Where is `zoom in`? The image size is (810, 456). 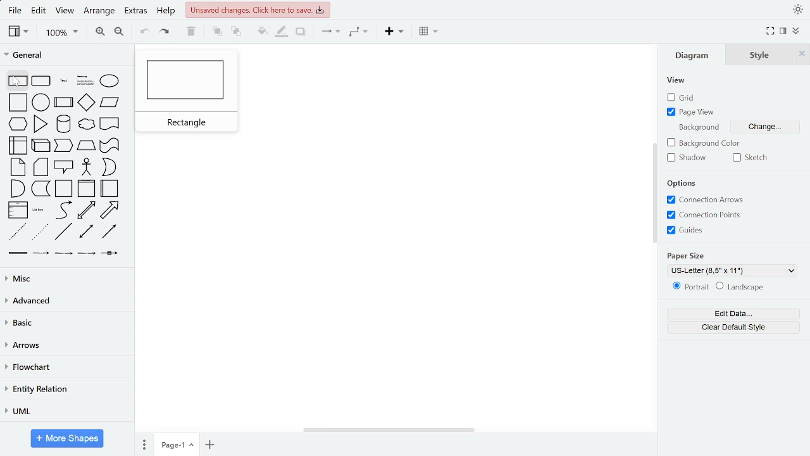 zoom in is located at coordinates (98, 33).